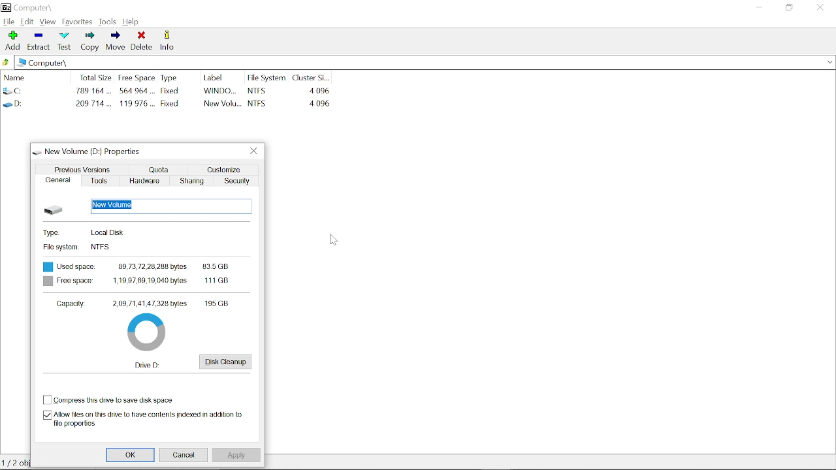  What do you see at coordinates (80, 170) in the screenshot?
I see `previous versions` at bounding box center [80, 170].